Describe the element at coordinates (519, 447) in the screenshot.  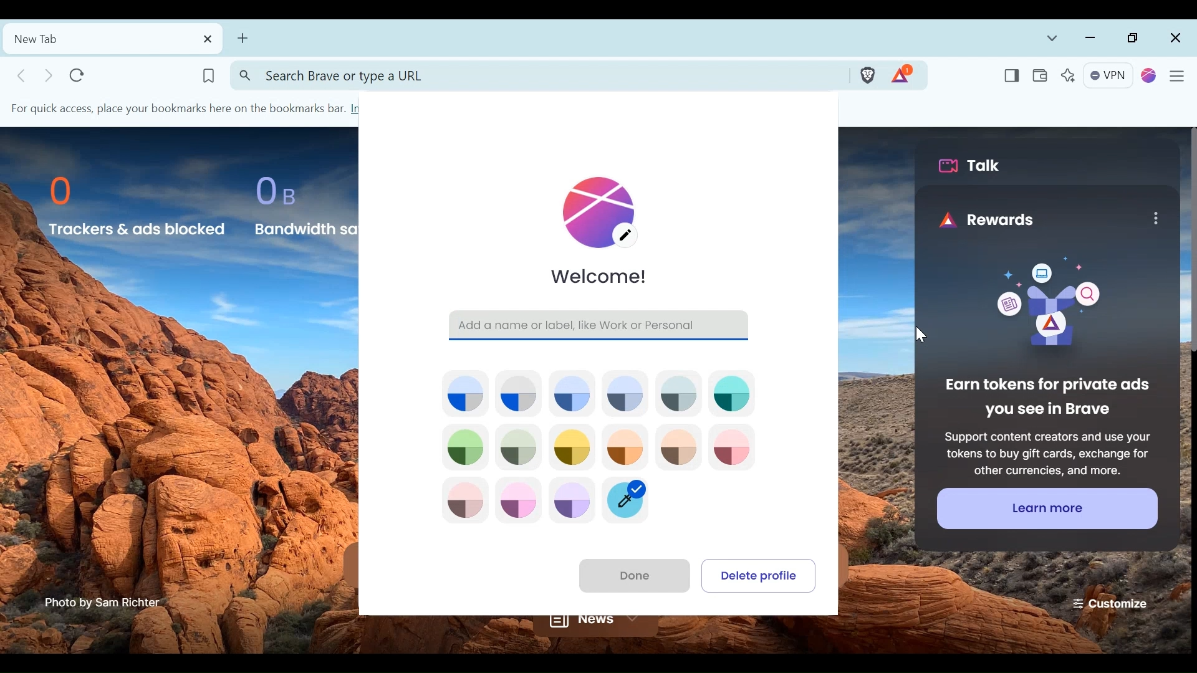
I see `Theme` at that location.